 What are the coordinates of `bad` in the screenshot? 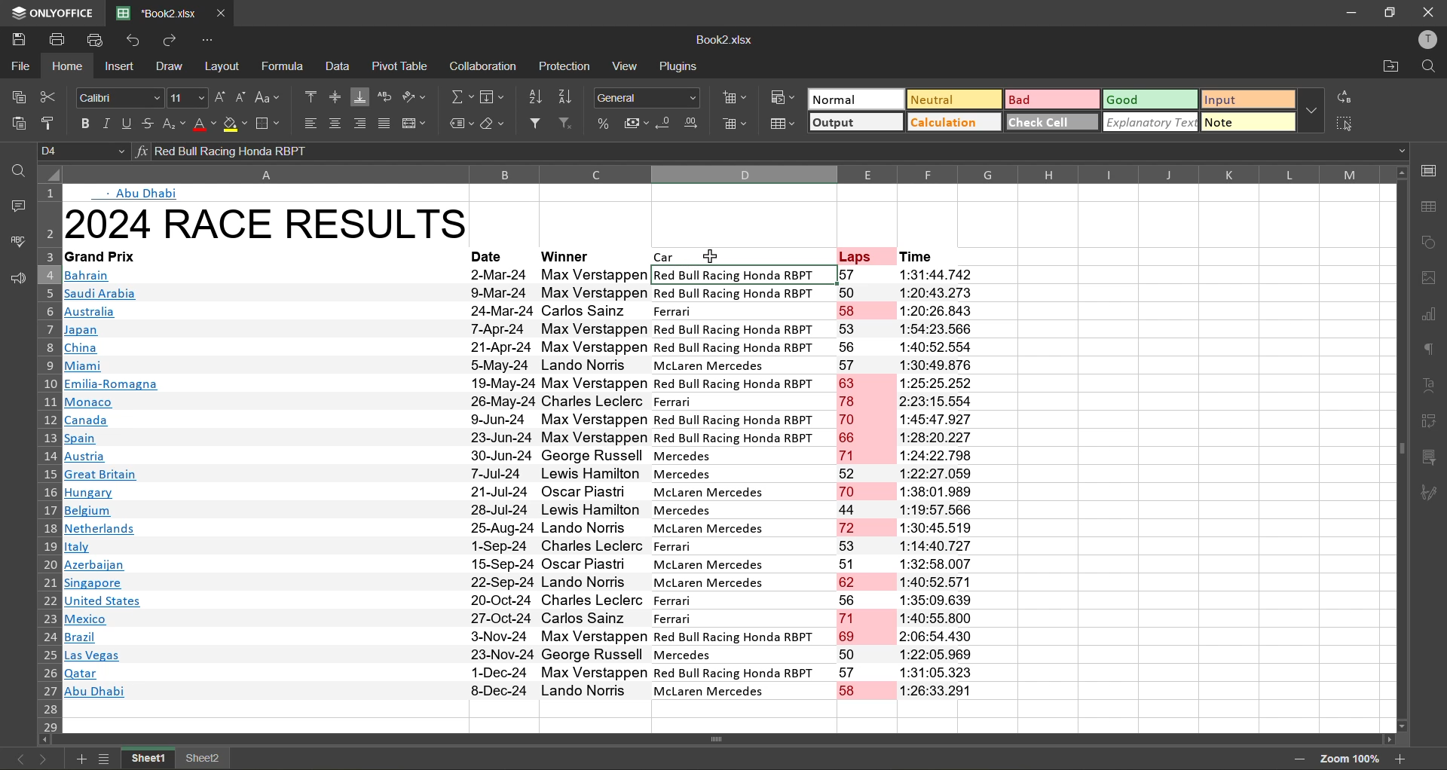 It's located at (1046, 99).